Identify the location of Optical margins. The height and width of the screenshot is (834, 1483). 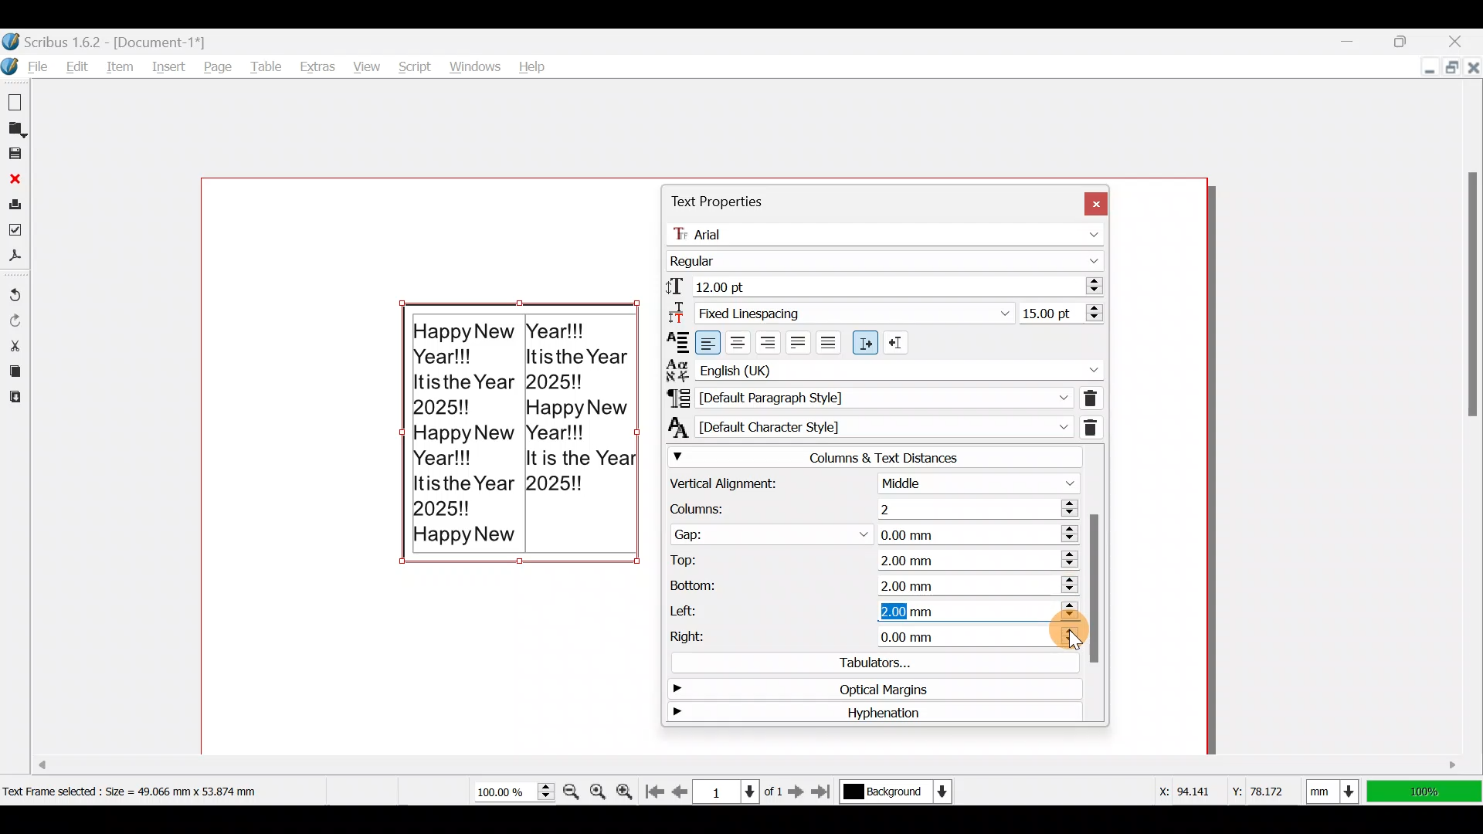
(865, 688).